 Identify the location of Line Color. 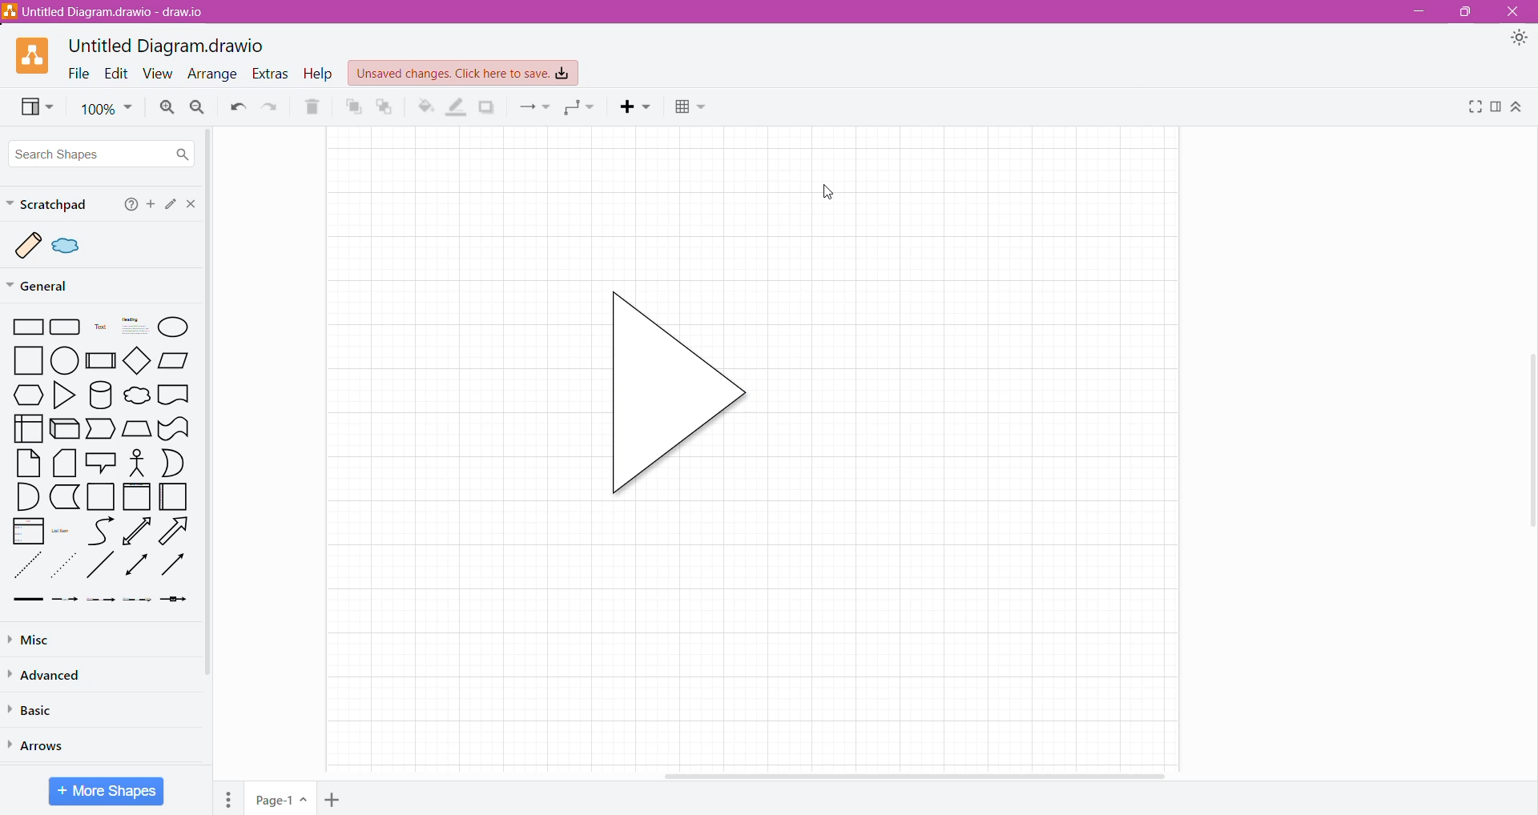
(457, 108).